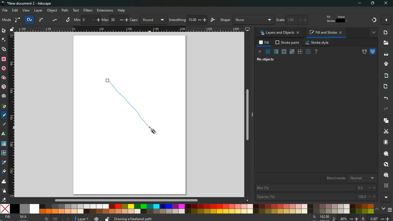 The width and height of the screenshot is (393, 221). What do you see at coordinates (12, 29) in the screenshot?
I see `unlock` at bounding box center [12, 29].